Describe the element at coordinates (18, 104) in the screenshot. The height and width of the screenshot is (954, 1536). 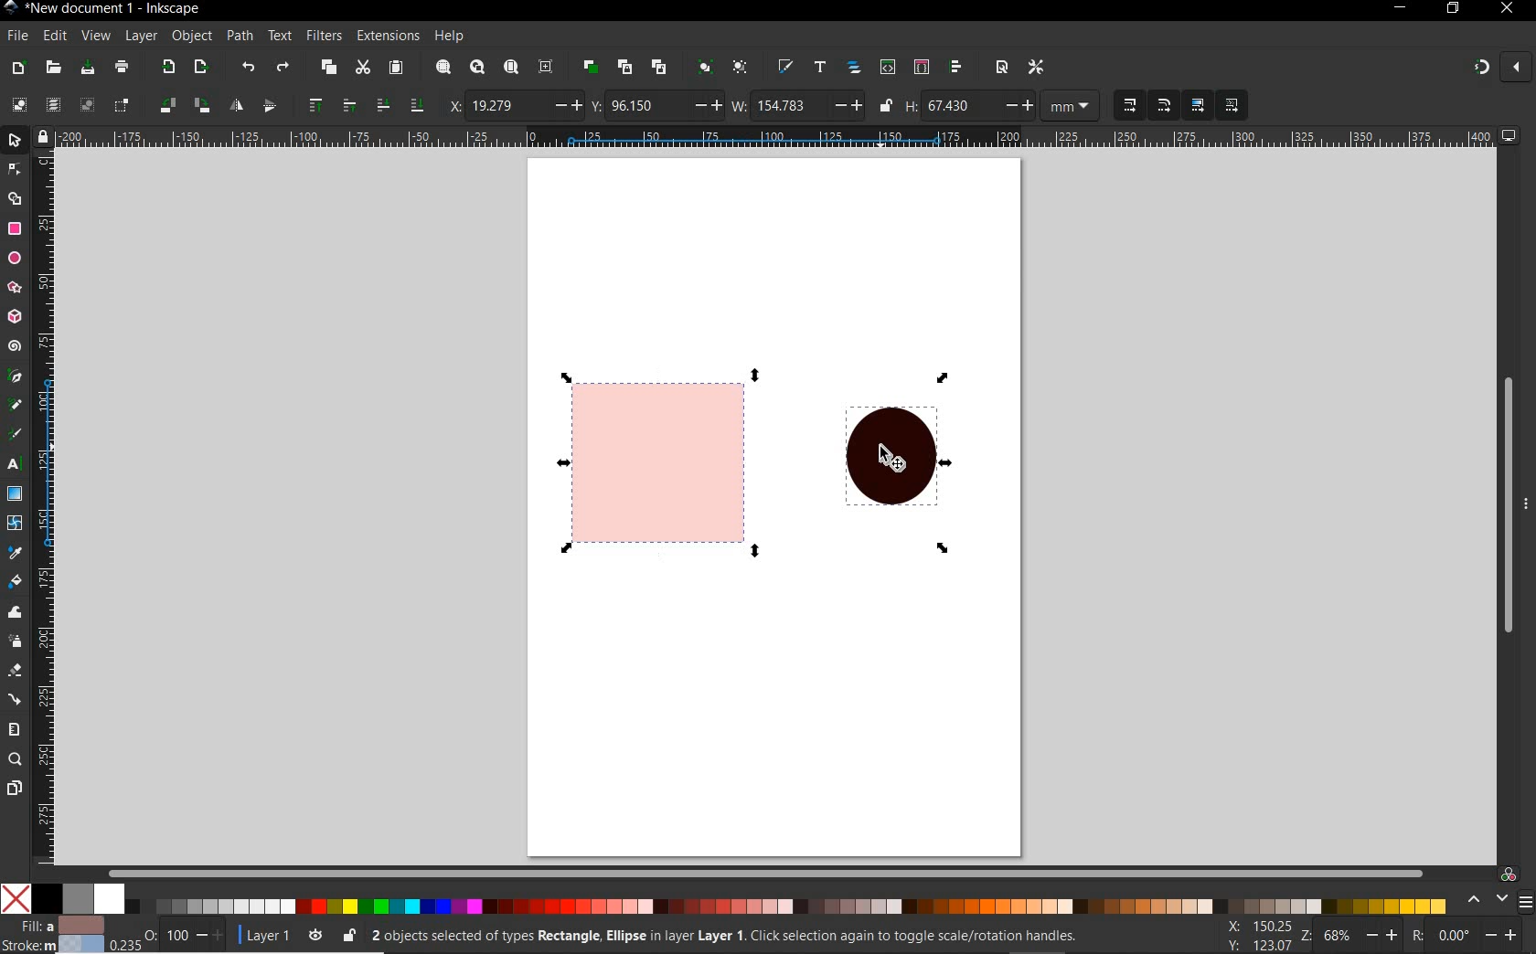
I see `select all` at that location.